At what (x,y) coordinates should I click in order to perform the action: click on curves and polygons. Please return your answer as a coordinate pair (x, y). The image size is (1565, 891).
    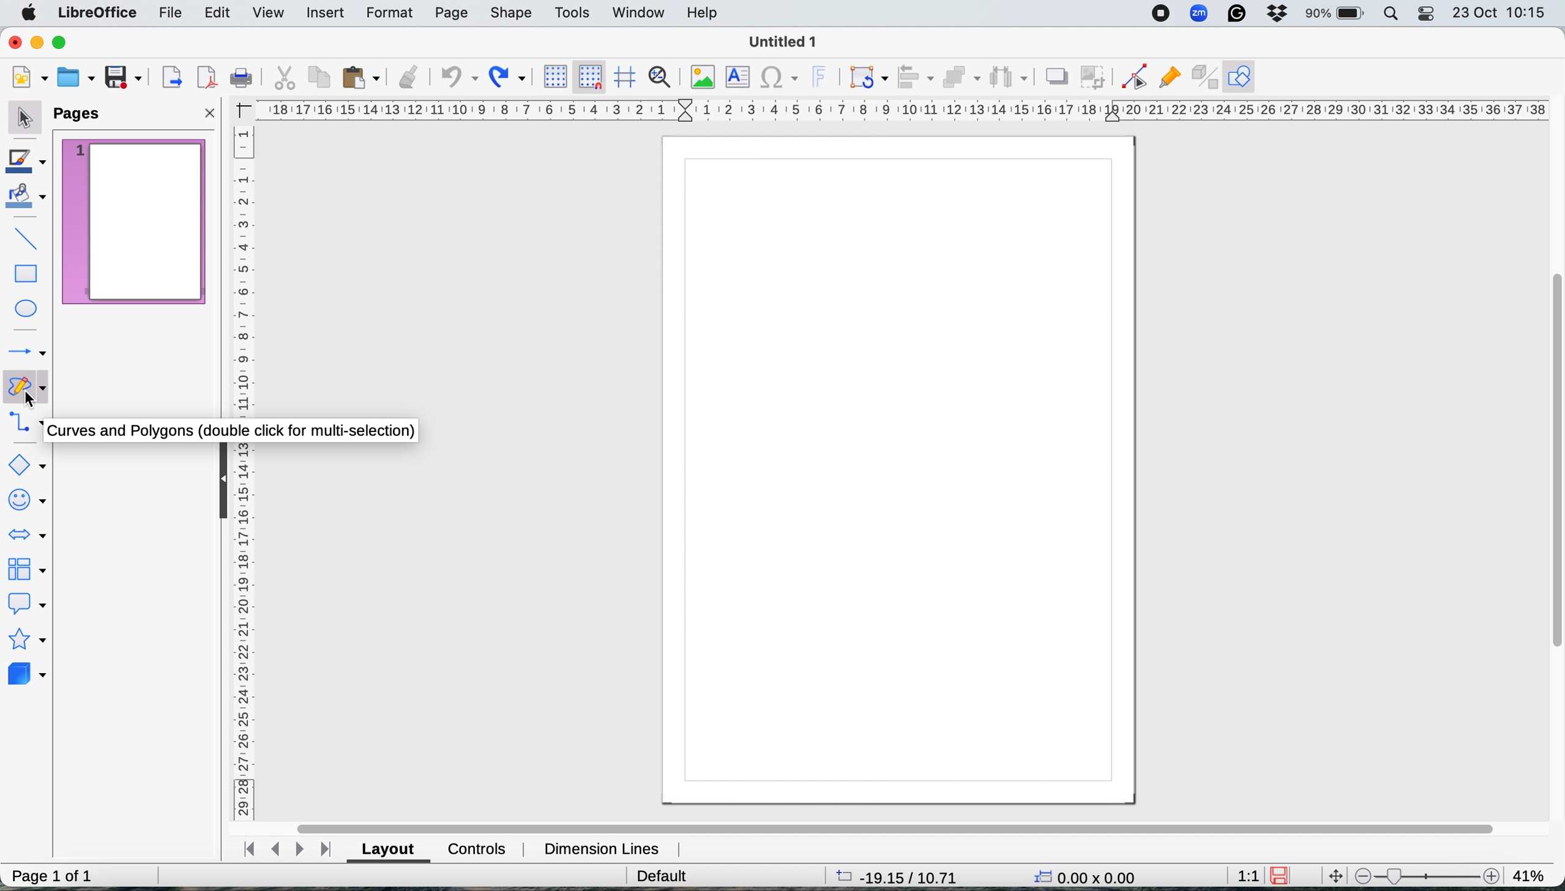
    Looking at the image, I should click on (26, 379).